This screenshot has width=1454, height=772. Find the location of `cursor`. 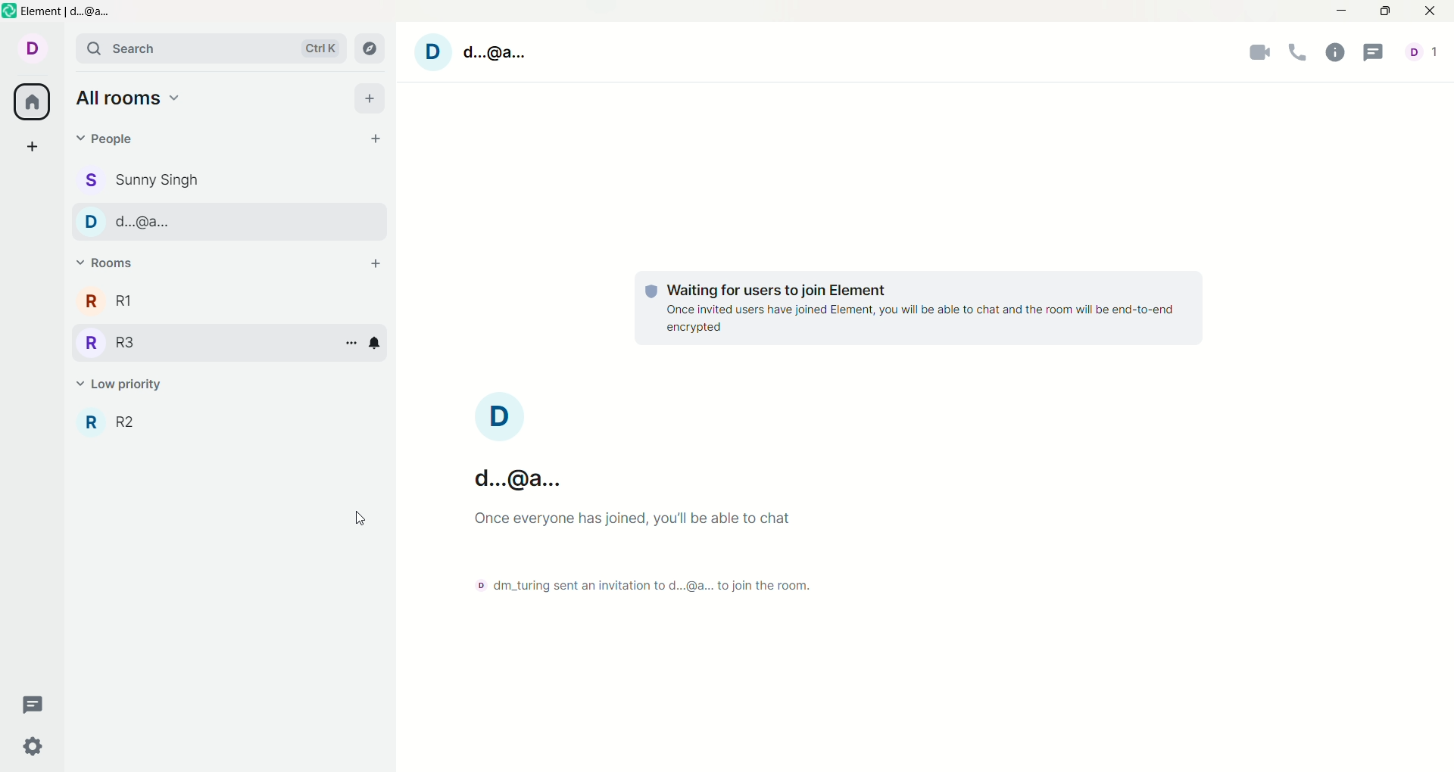

cursor is located at coordinates (360, 515).